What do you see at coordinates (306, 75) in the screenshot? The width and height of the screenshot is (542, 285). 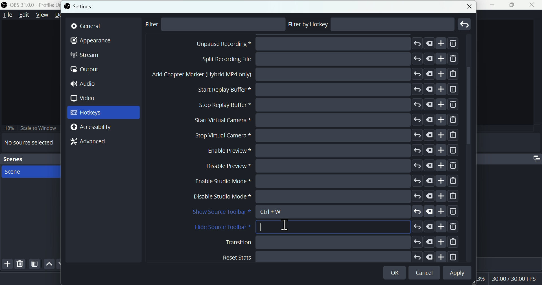 I see `Stop recording` at bounding box center [306, 75].